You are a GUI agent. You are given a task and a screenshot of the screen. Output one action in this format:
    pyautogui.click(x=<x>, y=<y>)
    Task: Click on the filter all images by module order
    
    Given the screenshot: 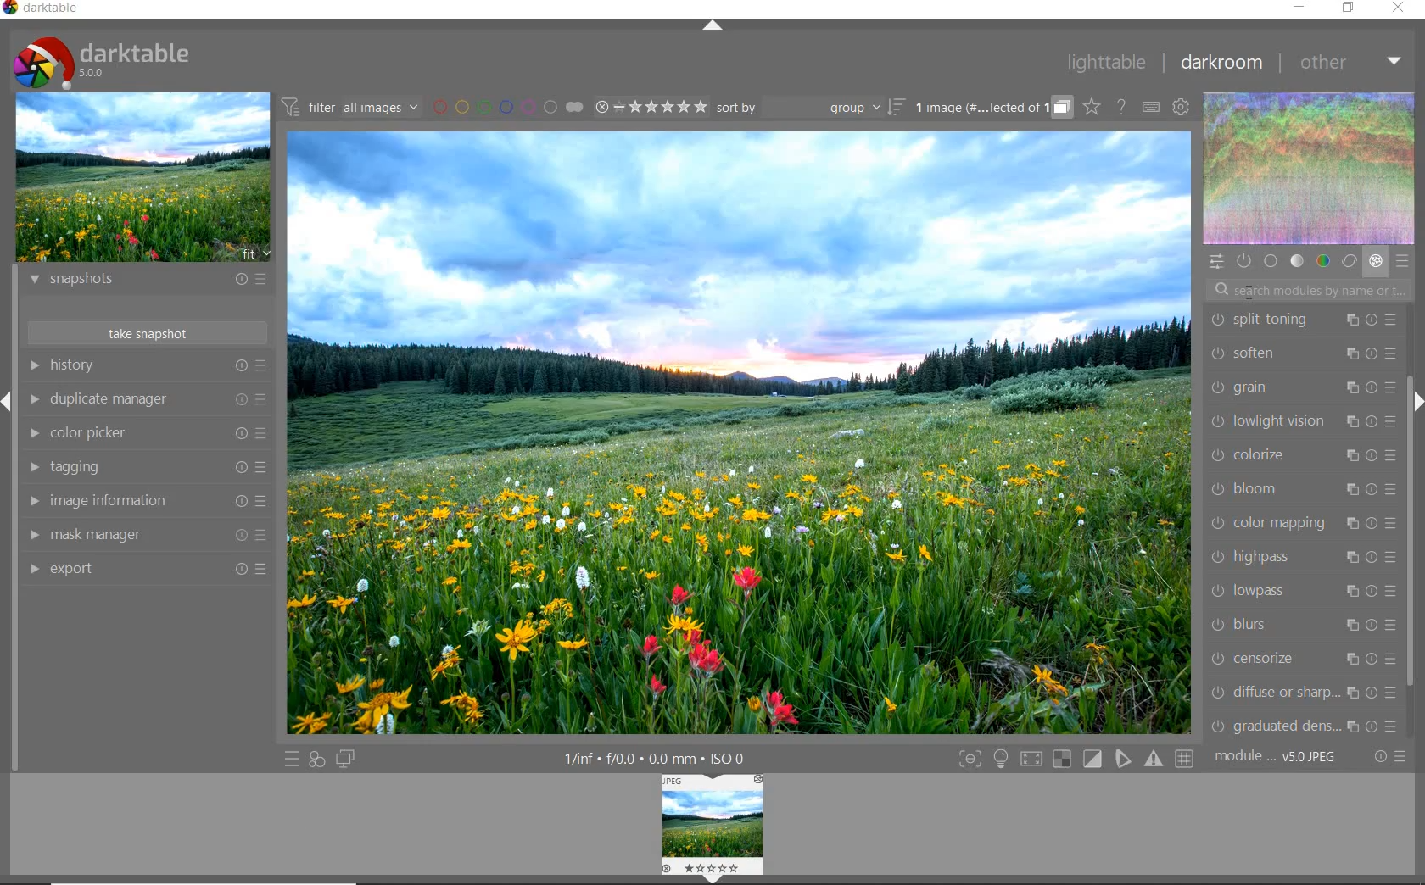 What is the action you would take?
    pyautogui.click(x=349, y=109)
    